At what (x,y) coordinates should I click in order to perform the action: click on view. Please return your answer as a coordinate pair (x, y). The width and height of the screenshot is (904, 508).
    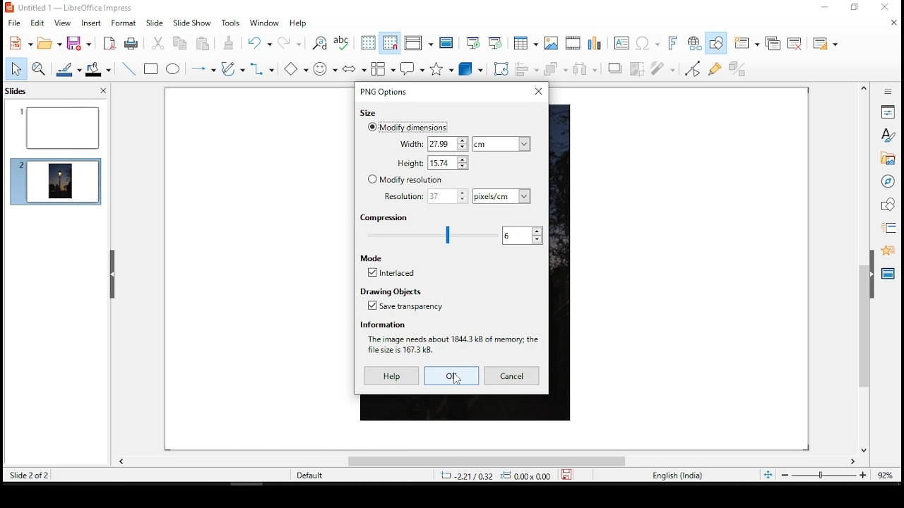
    Looking at the image, I should click on (63, 23).